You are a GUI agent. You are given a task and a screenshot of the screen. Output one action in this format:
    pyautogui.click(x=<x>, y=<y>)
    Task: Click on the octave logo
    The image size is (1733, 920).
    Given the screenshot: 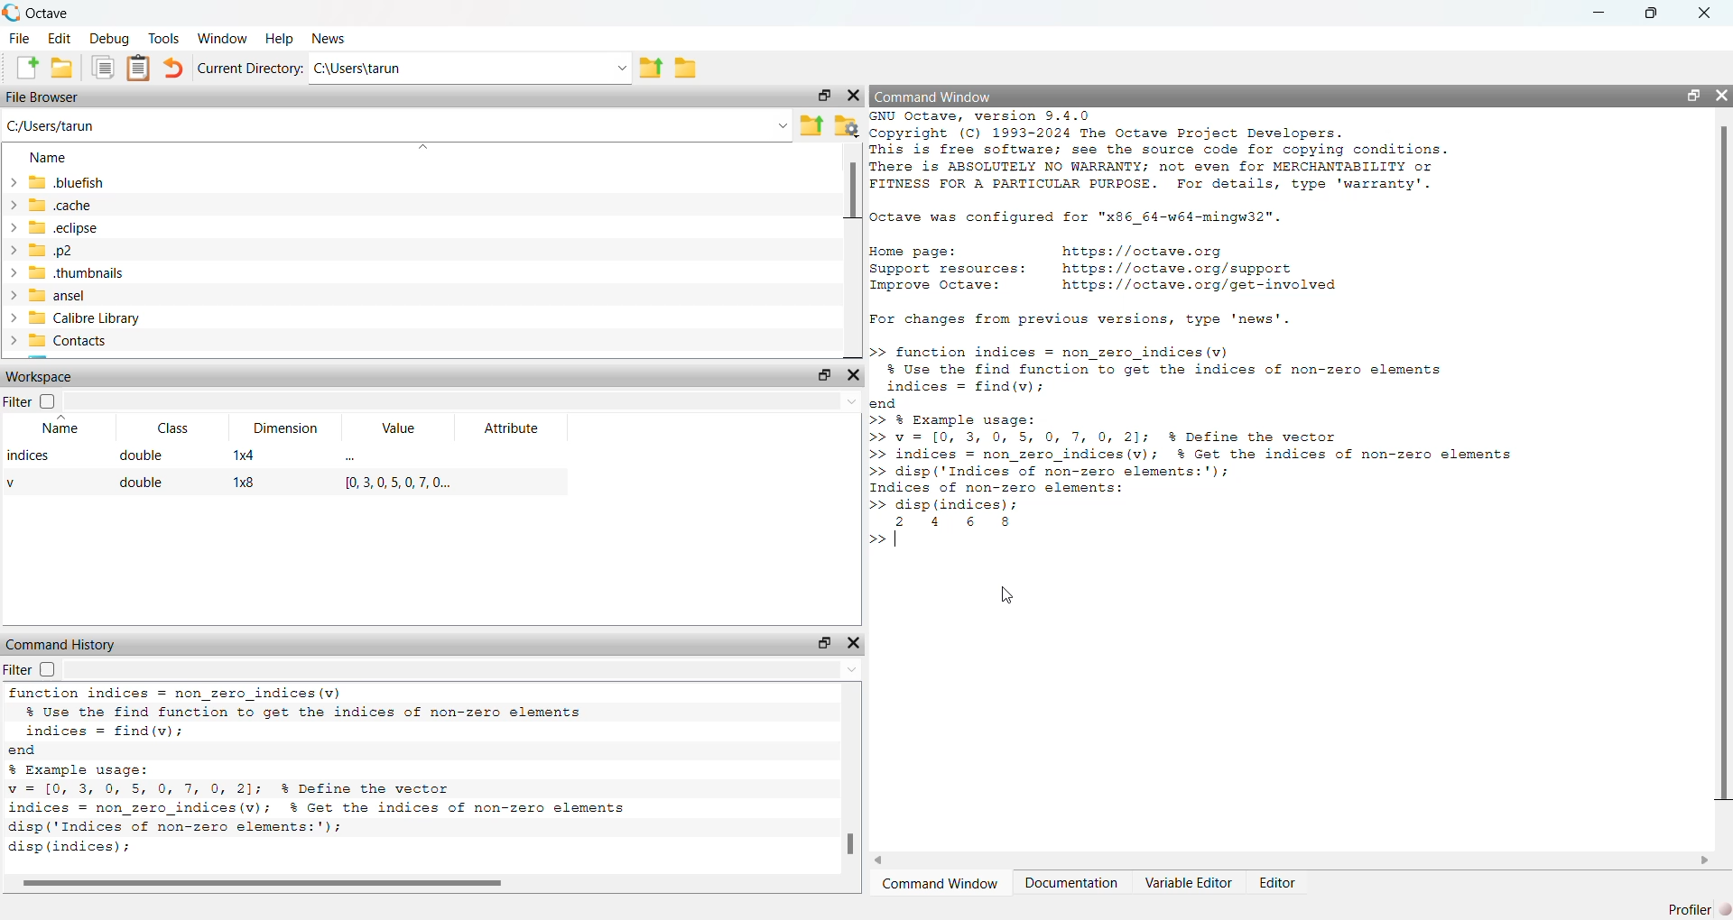 What is the action you would take?
    pyautogui.click(x=13, y=11)
    